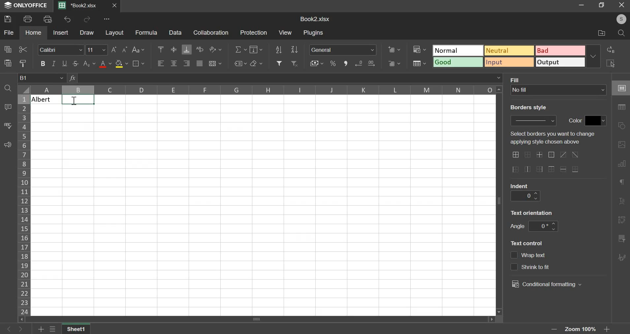 Image resolution: width=630 pixels, height=334 pixels. Describe the element at coordinates (75, 101) in the screenshot. I see `cursor` at that location.